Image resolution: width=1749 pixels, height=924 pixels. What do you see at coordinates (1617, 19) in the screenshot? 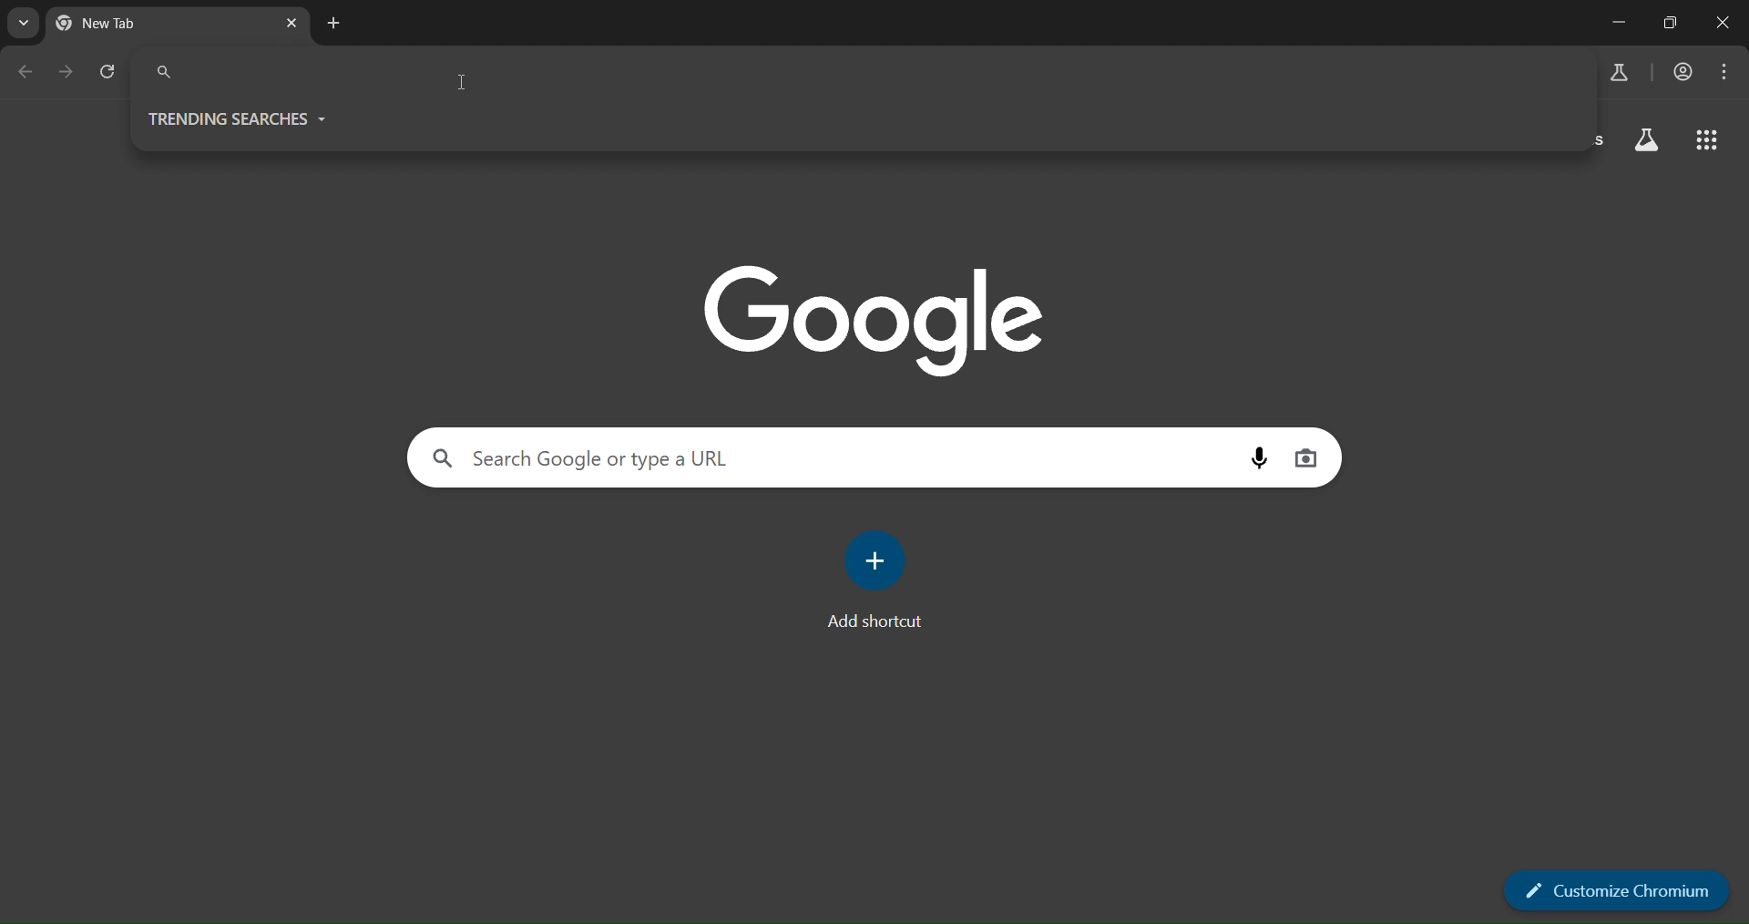
I see `minimize` at bounding box center [1617, 19].